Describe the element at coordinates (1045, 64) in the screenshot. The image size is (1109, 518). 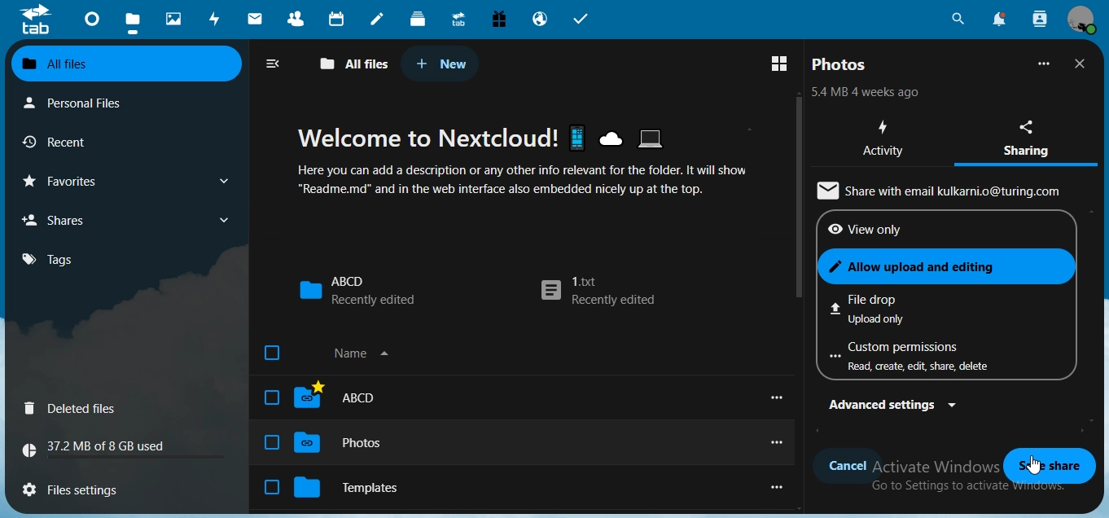
I see `...` at that location.